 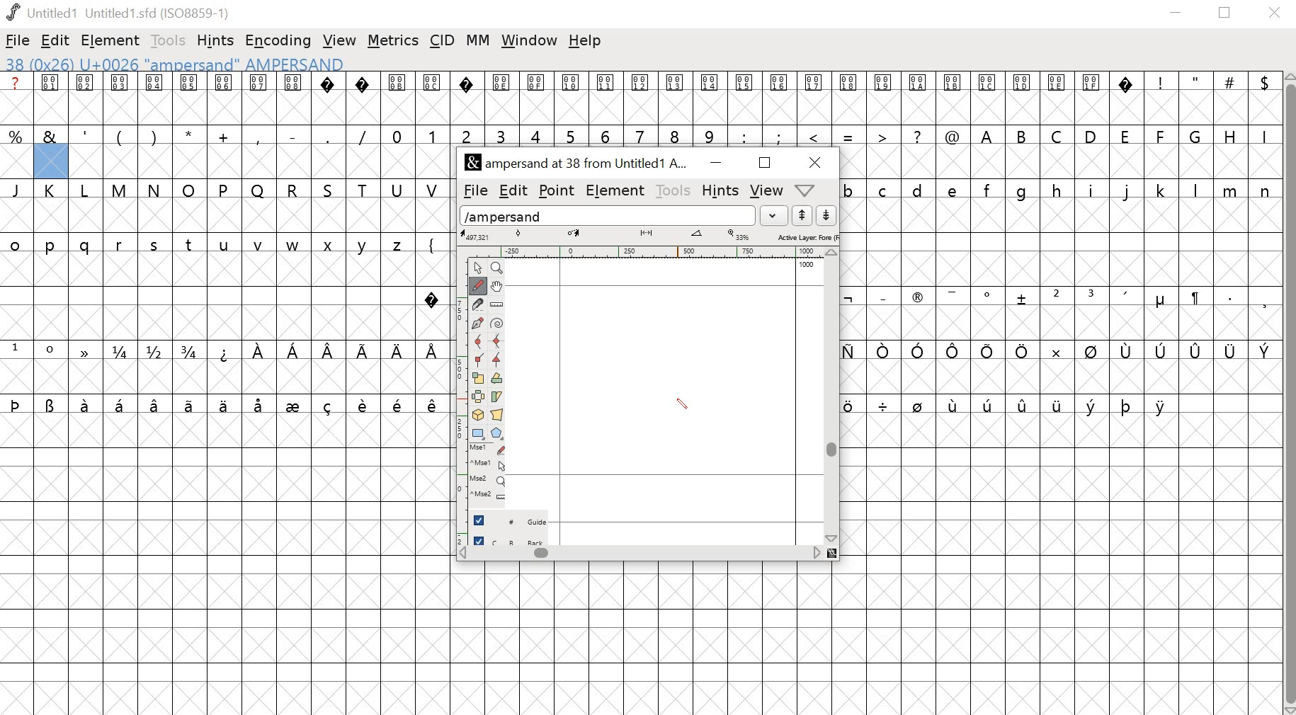 What do you see at coordinates (293, 350) in the screenshot?
I see `symbol` at bounding box center [293, 350].